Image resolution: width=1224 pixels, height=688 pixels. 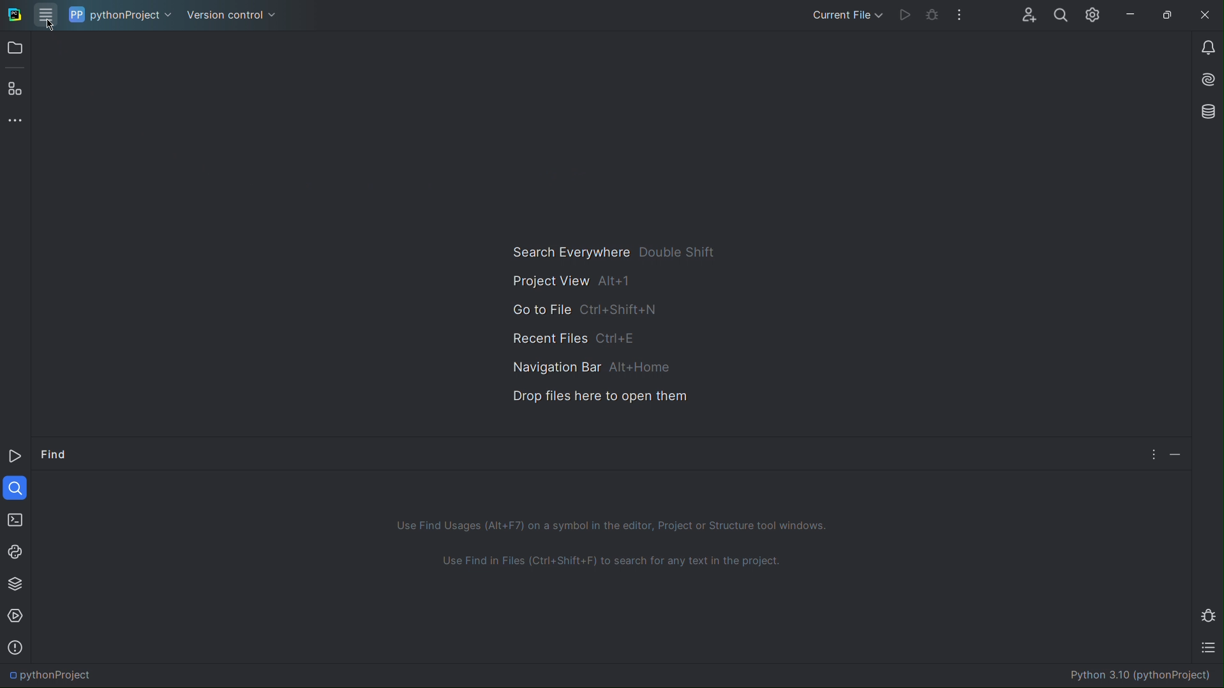 I want to click on Debug, so click(x=933, y=13).